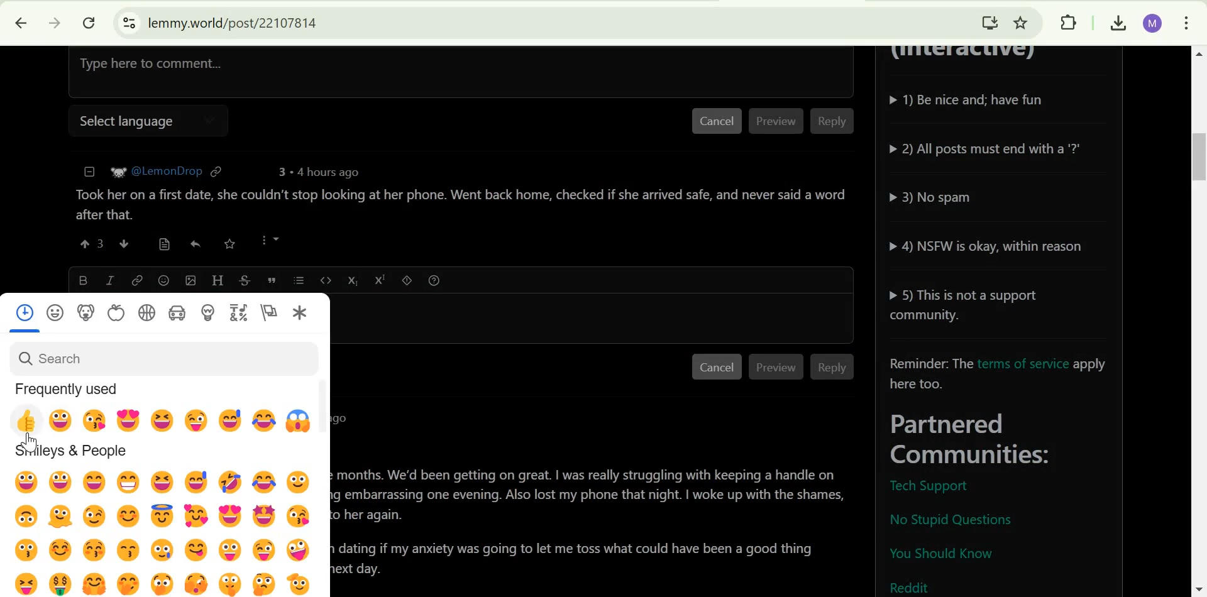 The height and width of the screenshot is (597, 1207). I want to click on Smileys & People, so click(56, 312).